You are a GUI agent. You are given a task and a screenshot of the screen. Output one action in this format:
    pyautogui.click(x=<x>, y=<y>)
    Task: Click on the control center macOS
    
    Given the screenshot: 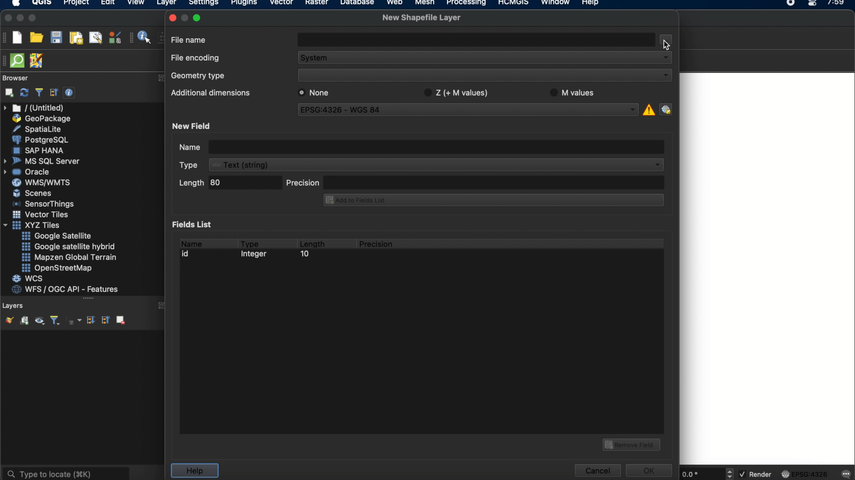 What is the action you would take?
    pyautogui.click(x=812, y=4)
    